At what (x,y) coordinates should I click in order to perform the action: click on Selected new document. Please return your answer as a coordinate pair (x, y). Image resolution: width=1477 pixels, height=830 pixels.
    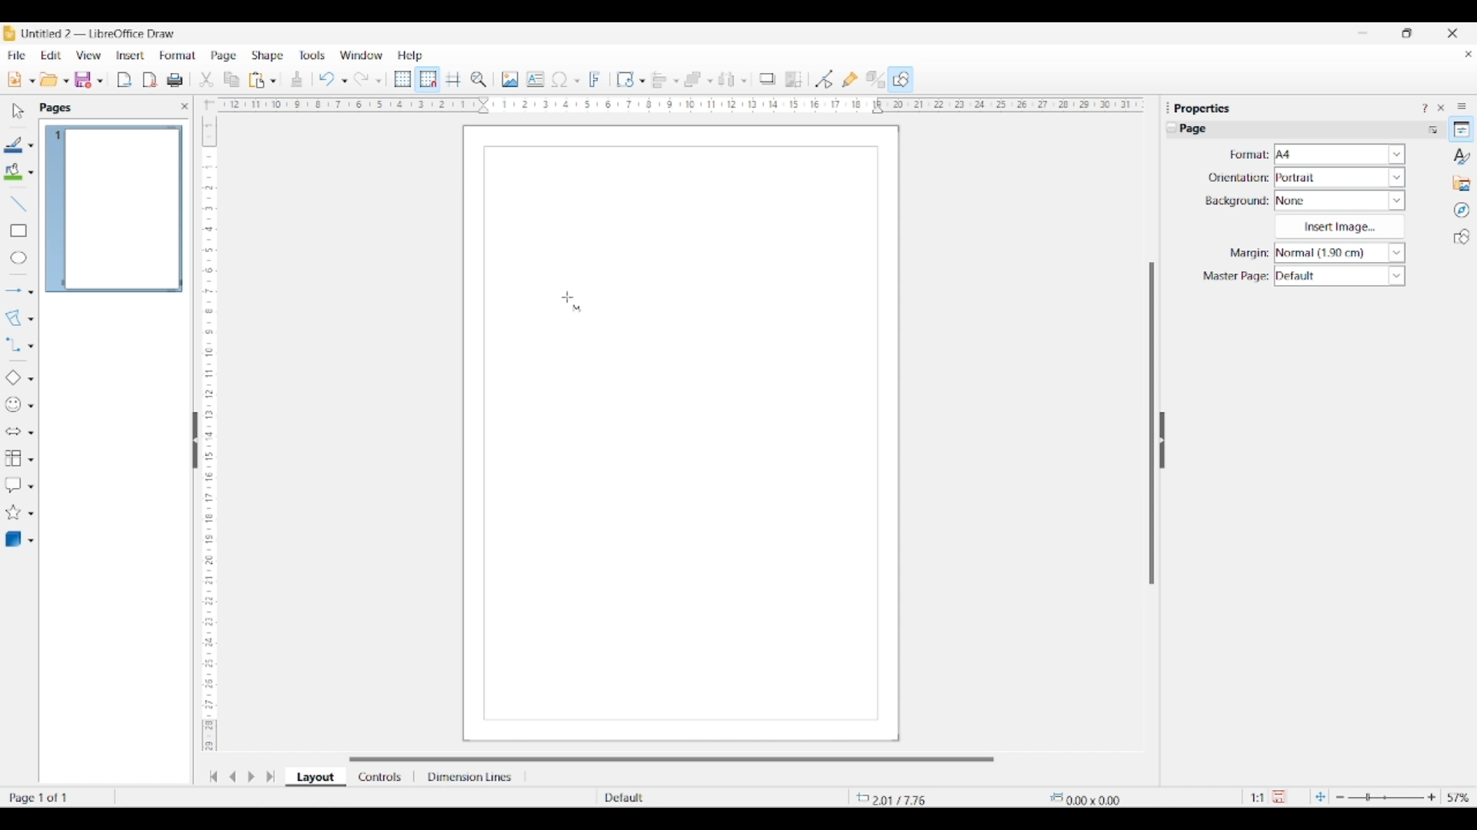
    Looking at the image, I should click on (15, 79).